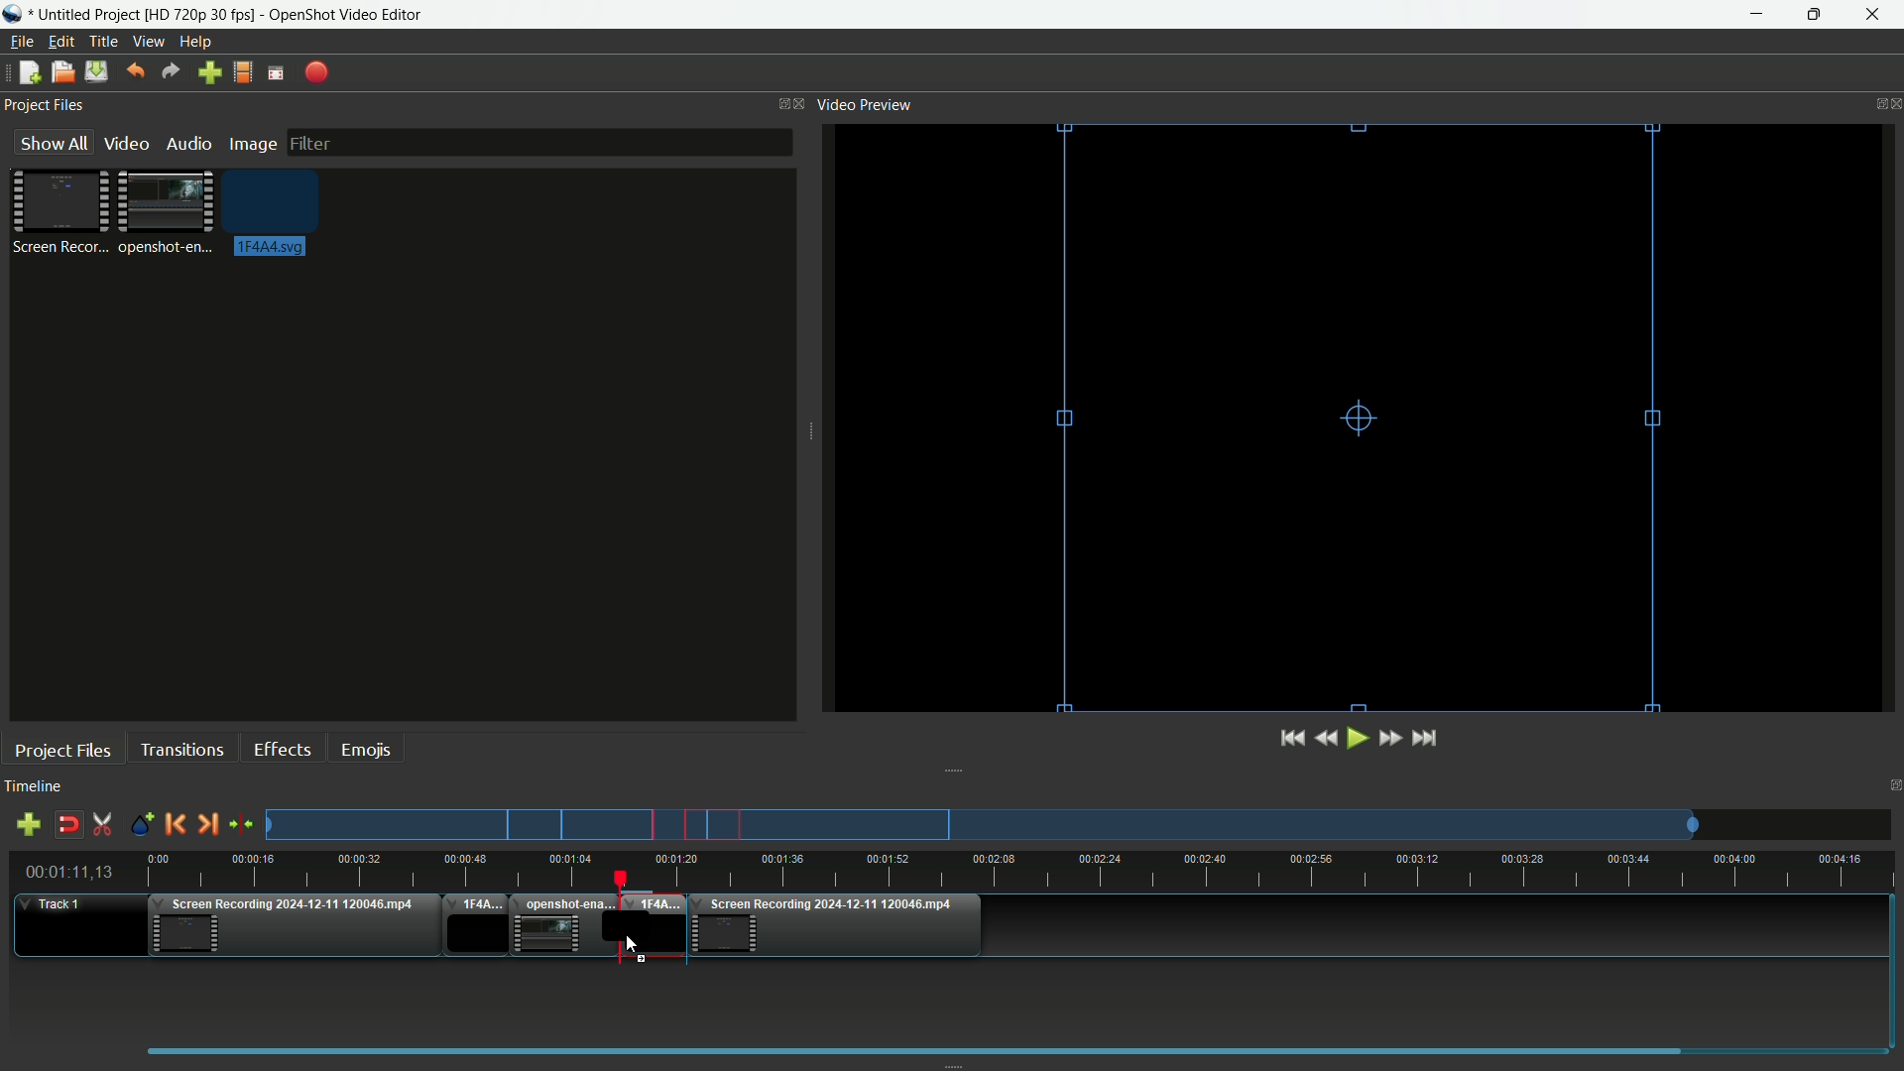 The width and height of the screenshot is (1904, 1071). Describe the element at coordinates (560, 926) in the screenshot. I see `Video two in timeline` at that location.